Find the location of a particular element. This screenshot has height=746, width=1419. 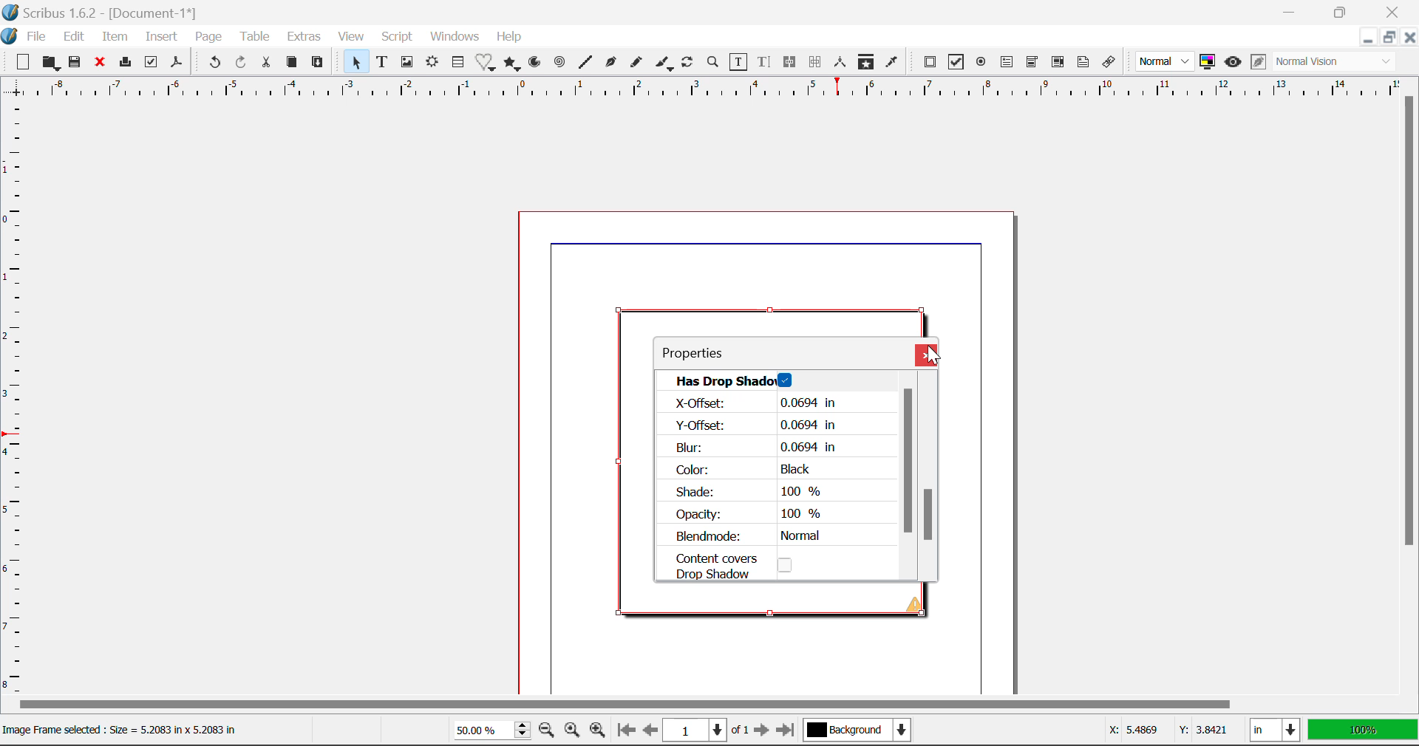

Line is located at coordinates (587, 64).